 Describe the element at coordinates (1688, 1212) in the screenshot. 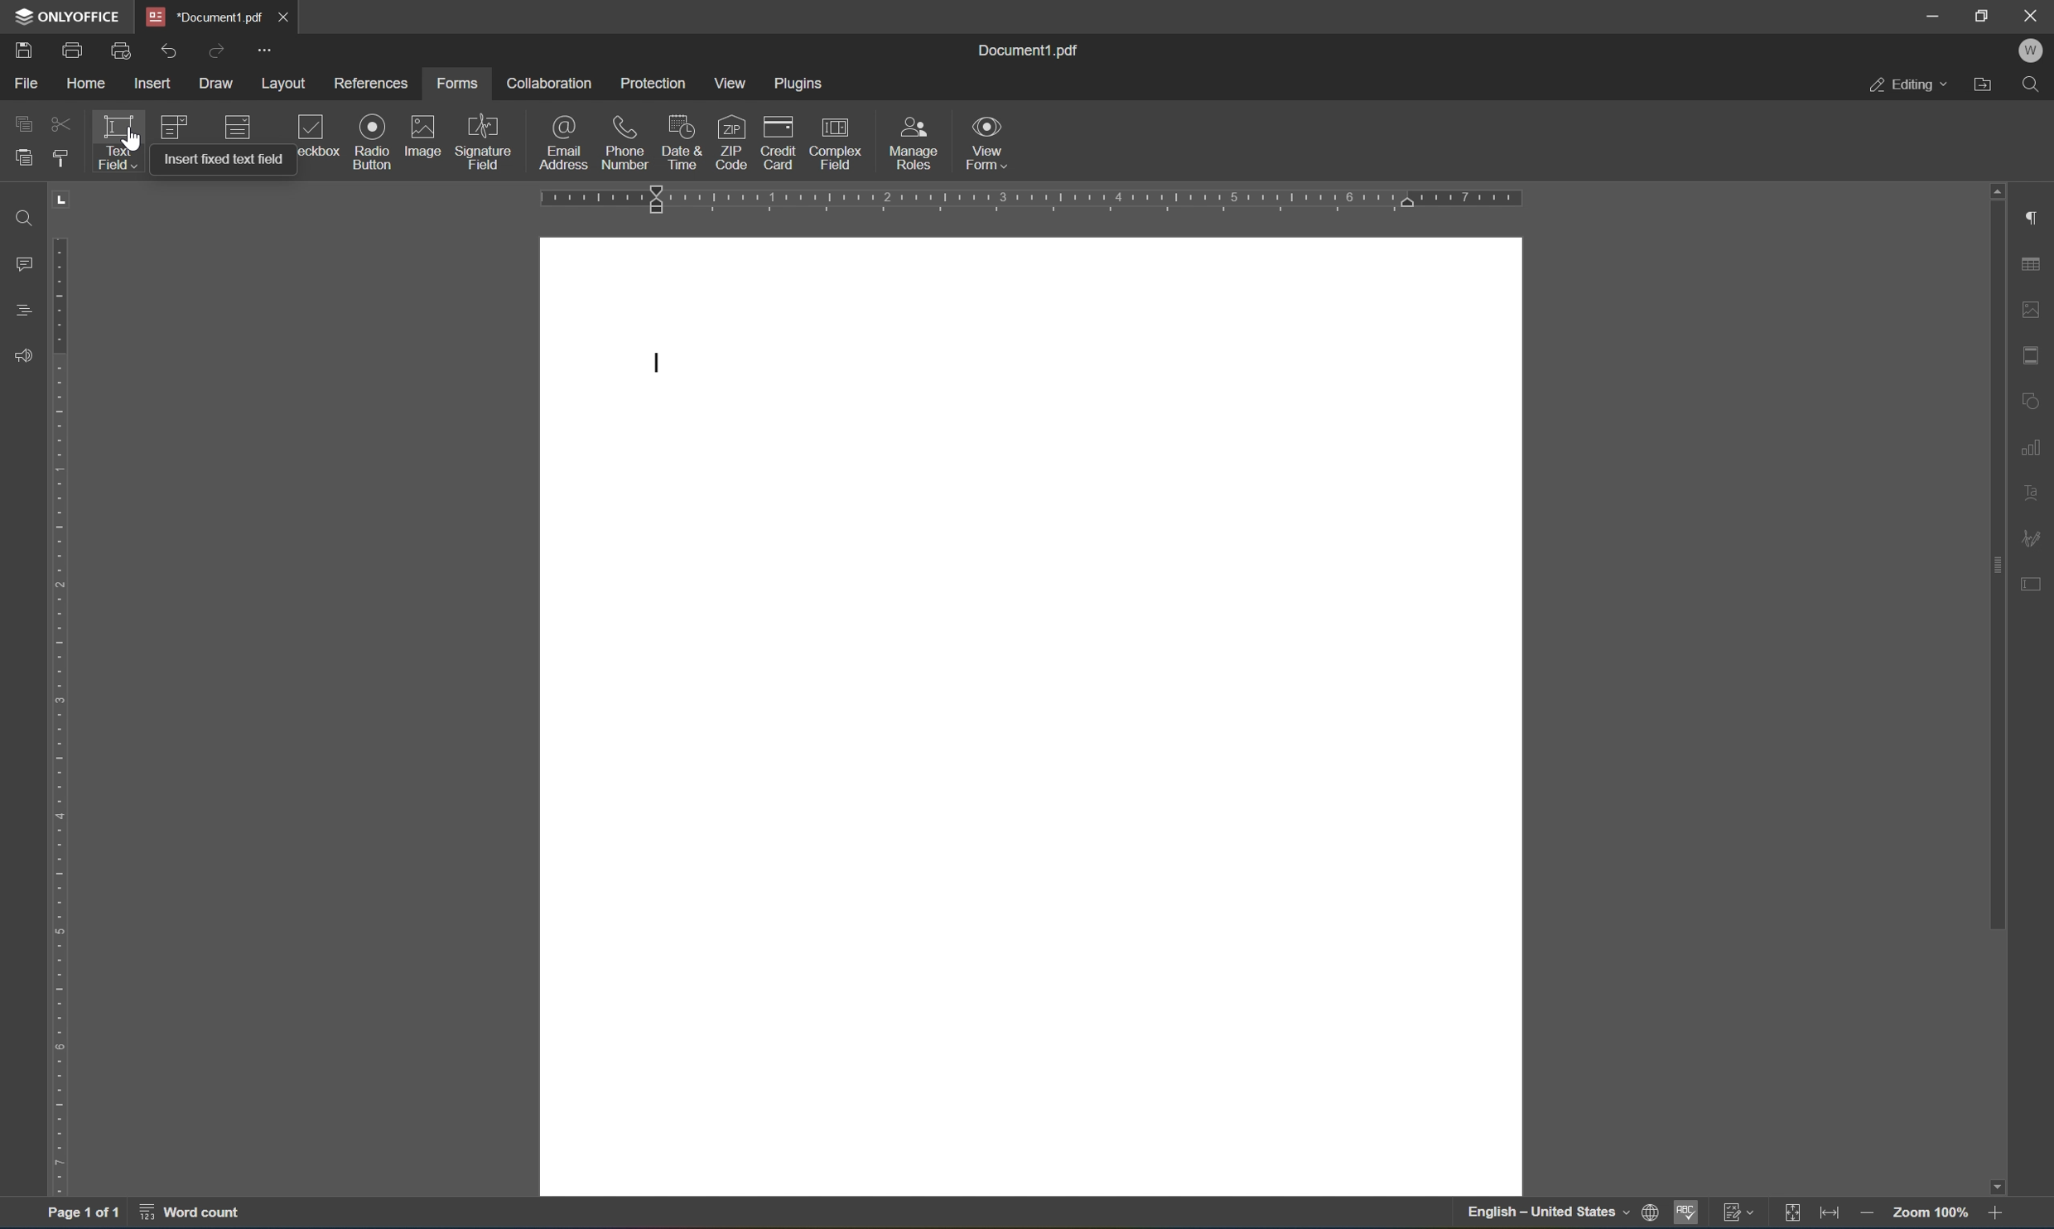

I see `spell checking` at that location.